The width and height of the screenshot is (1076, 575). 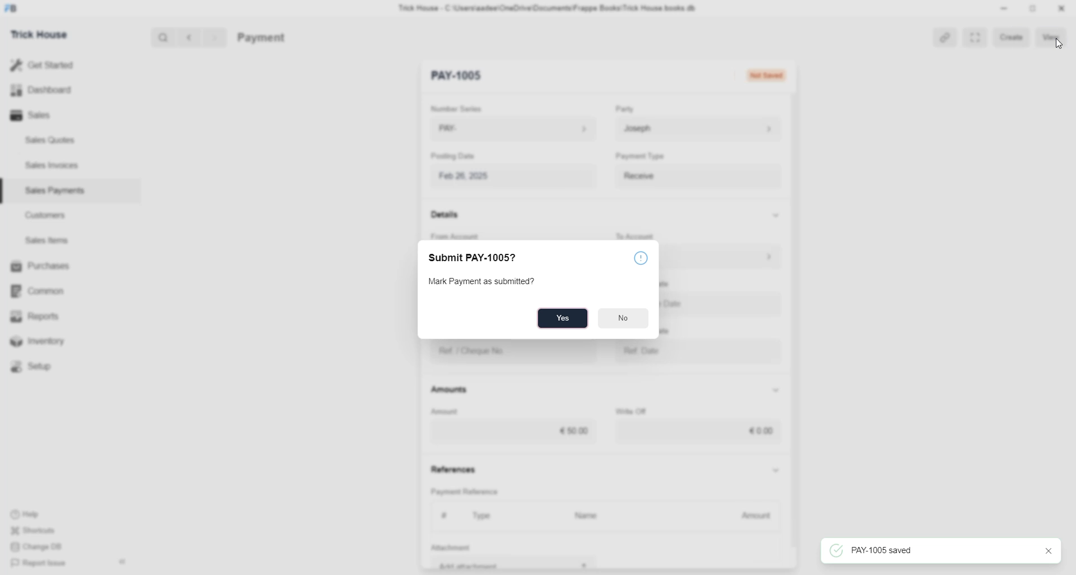 I want to click on Posting Date, so click(x=452, y=155).